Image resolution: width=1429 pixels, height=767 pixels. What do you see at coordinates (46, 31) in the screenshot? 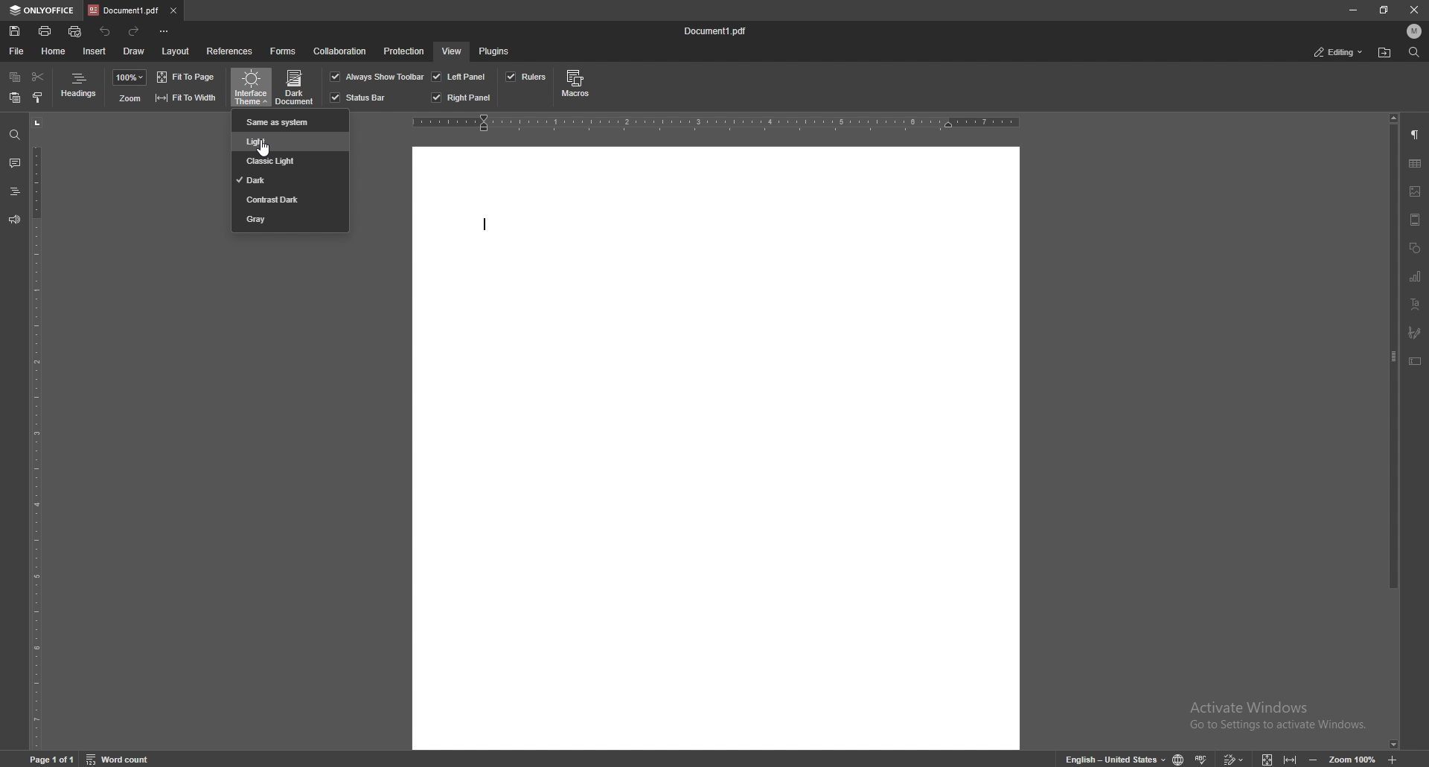
I see `print` at bounding box center [46, 31].